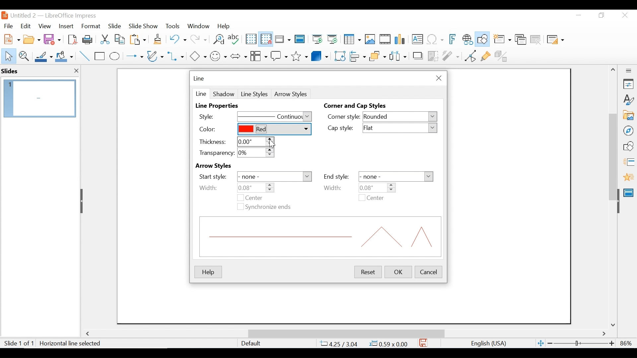  What do you see at coordinates (8, 25) in the screenshot?
I see `File` at bounding box center [8, 25].